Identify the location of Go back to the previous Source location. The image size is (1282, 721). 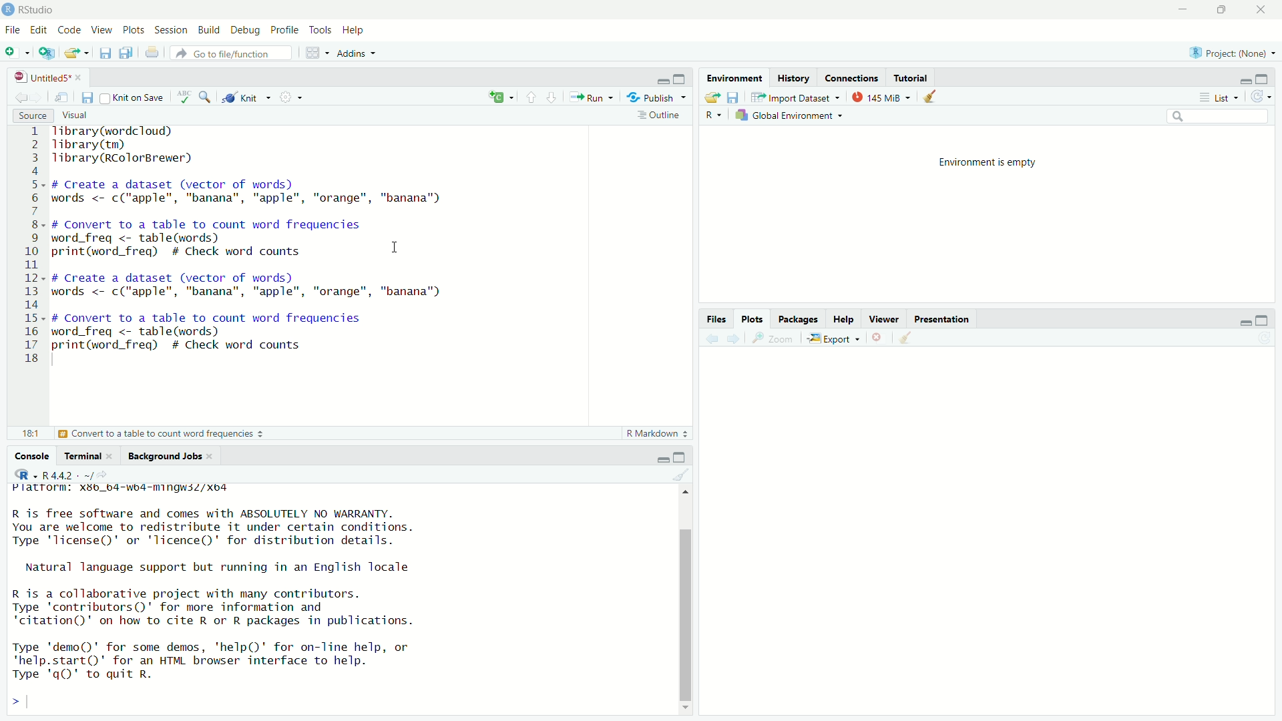
(20, 98).